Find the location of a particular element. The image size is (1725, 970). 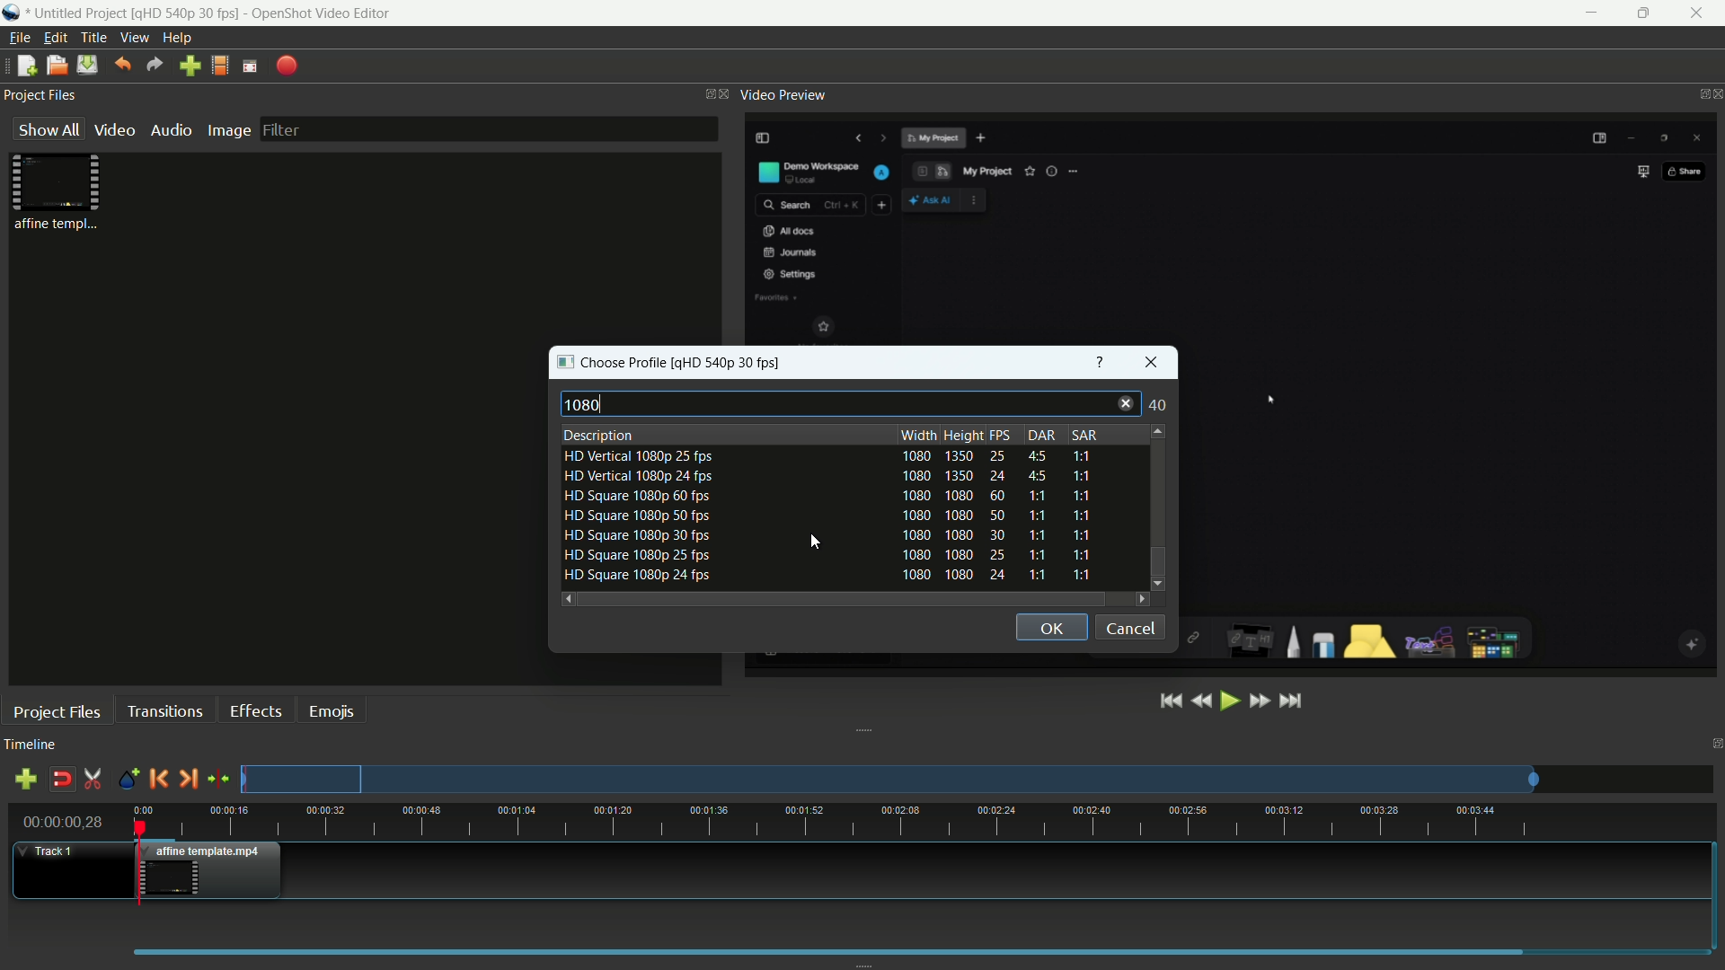

close project files is located at coordinates (725, 94).